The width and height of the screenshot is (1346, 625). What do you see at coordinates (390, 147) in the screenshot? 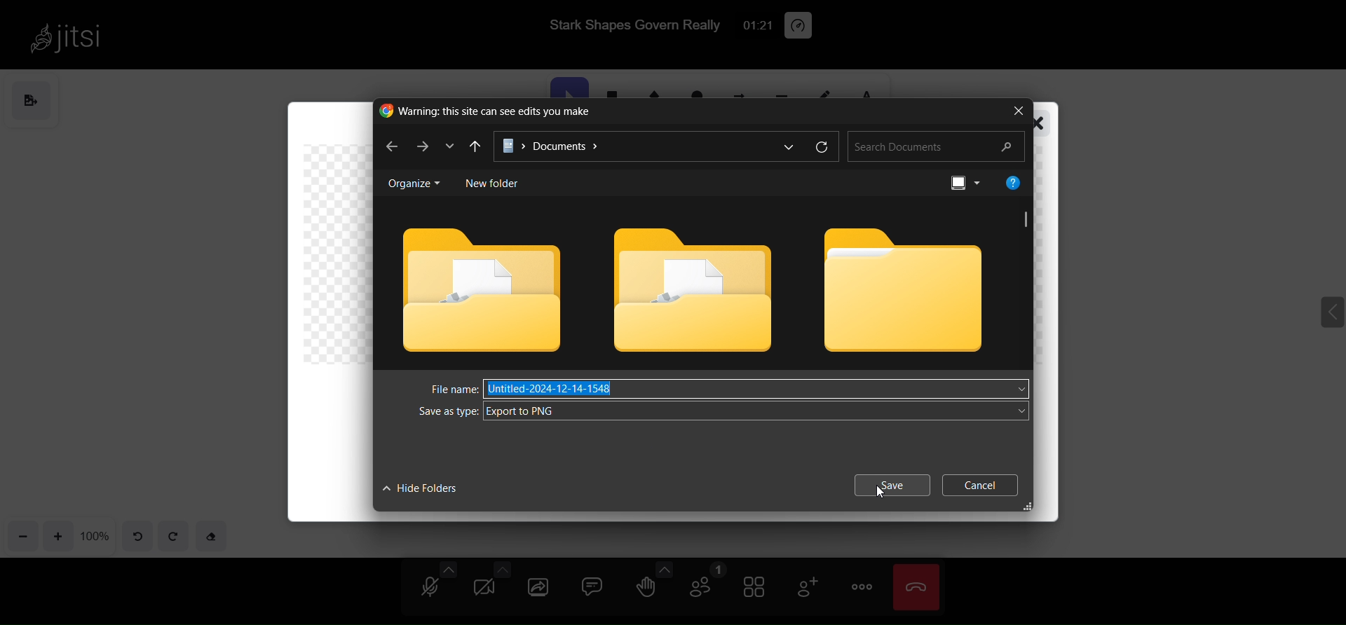
I see `back` at bounding box center [390, 147].